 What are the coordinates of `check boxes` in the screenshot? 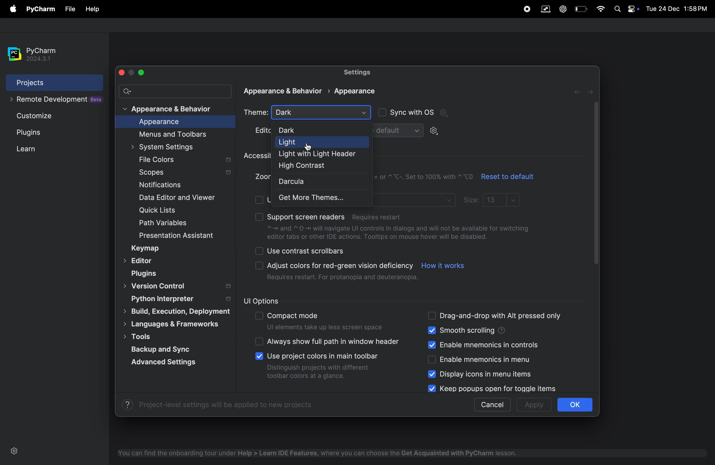 It's located at (260, 357).